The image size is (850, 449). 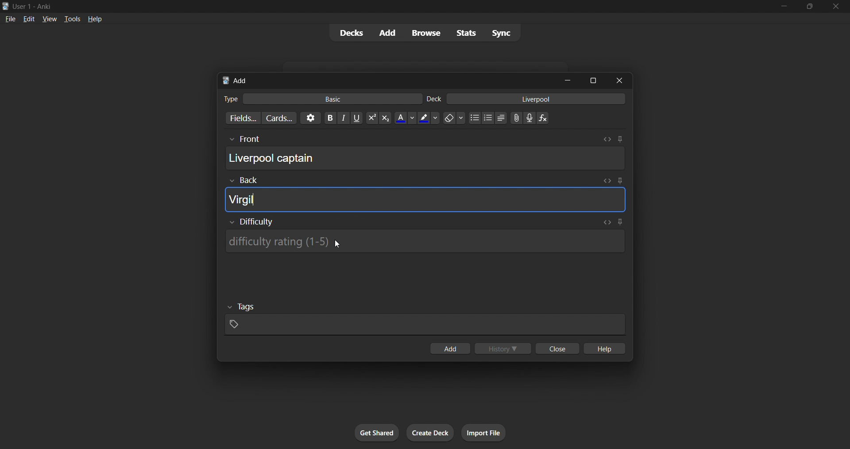 What do you see at coordinates (425, 199) in the screenshot?
I see `card back field input box` at bounding box center [425, 199].